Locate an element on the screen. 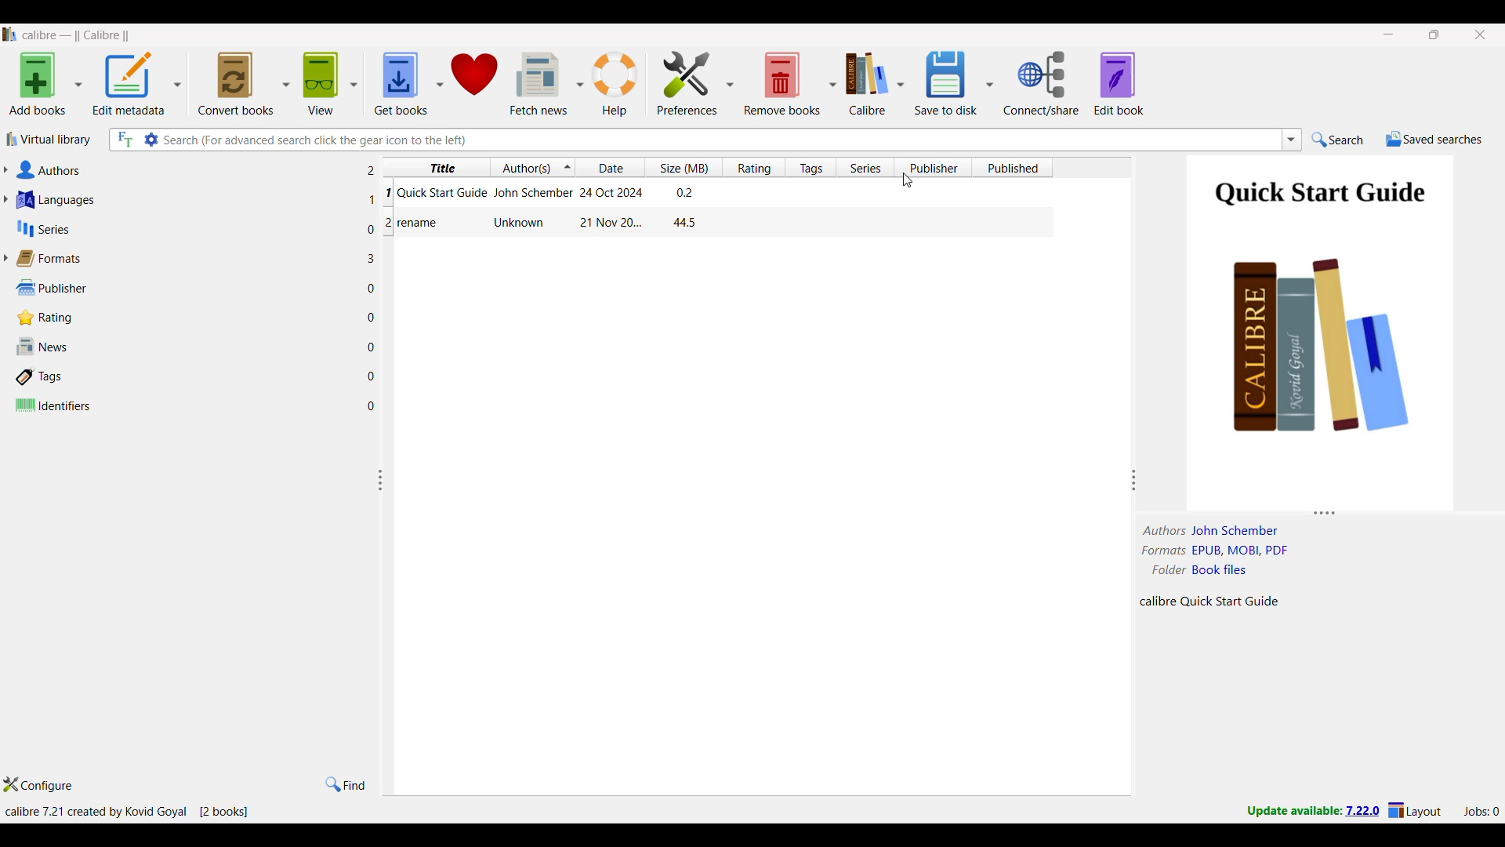 This screenshot has height=847, width=1505. Authors column, current sorting is located at coordinates (531, 167).